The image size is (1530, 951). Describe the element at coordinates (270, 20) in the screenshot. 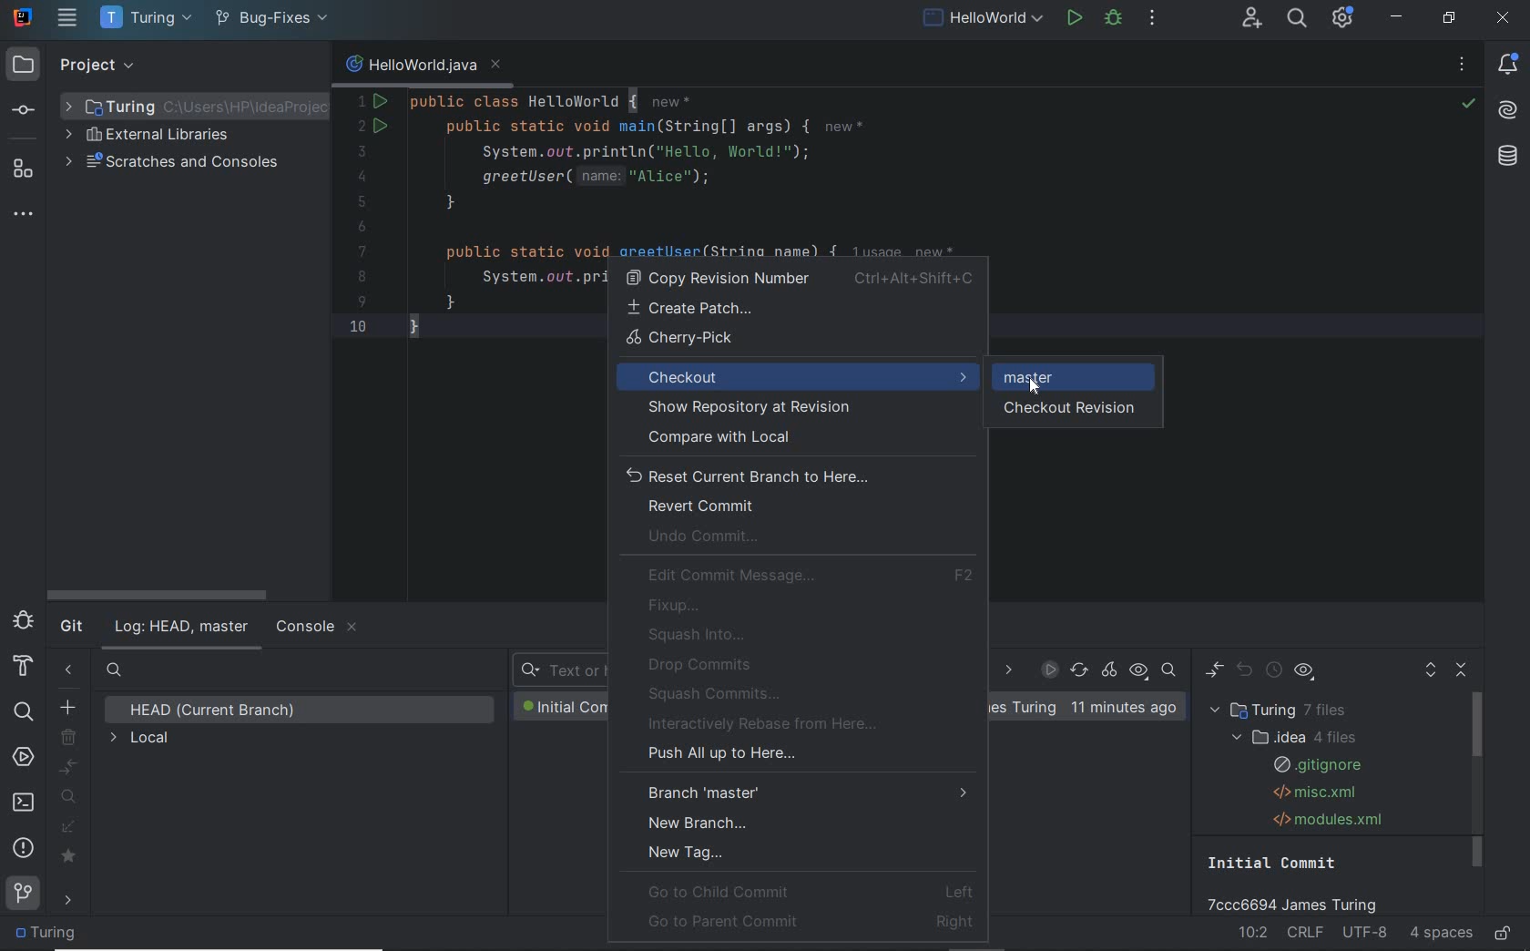

I see `bug-fixes` at that location.